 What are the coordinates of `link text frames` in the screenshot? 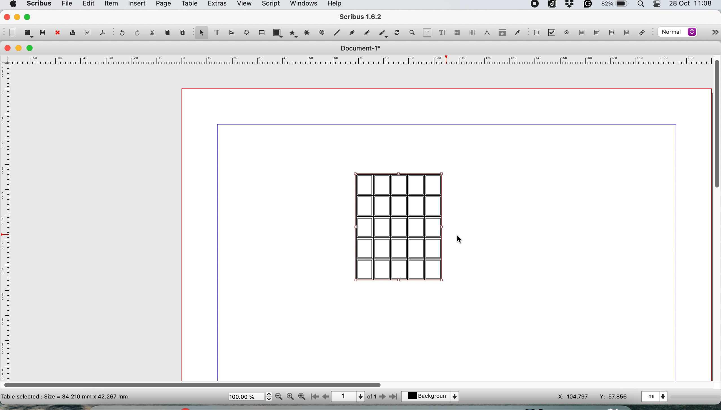 It's located at (457, 34).